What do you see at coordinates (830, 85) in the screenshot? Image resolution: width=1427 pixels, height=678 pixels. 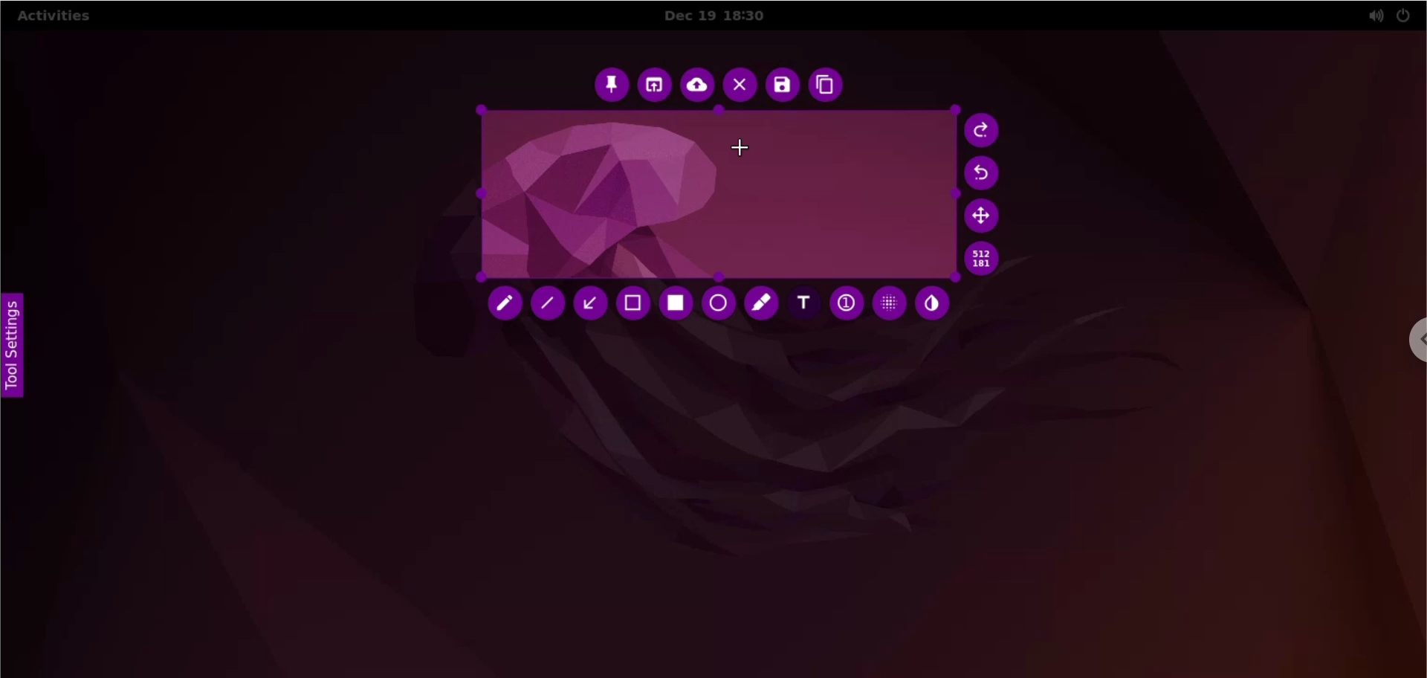 I see `copy to clipboard` at bounding box center [830, 85].